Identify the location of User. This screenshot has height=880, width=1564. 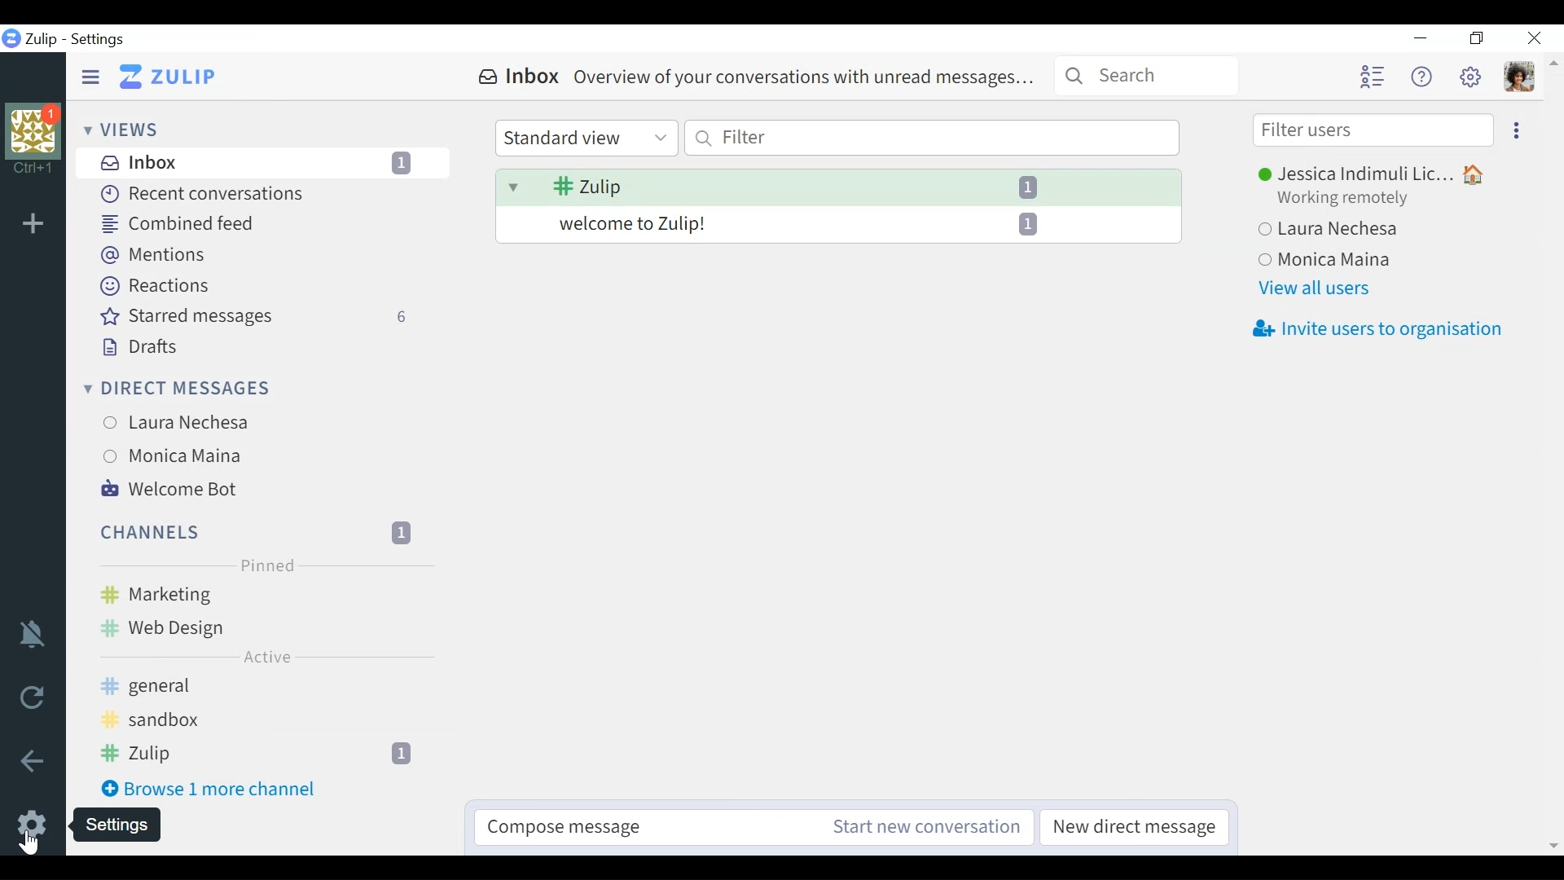
(267, 455).